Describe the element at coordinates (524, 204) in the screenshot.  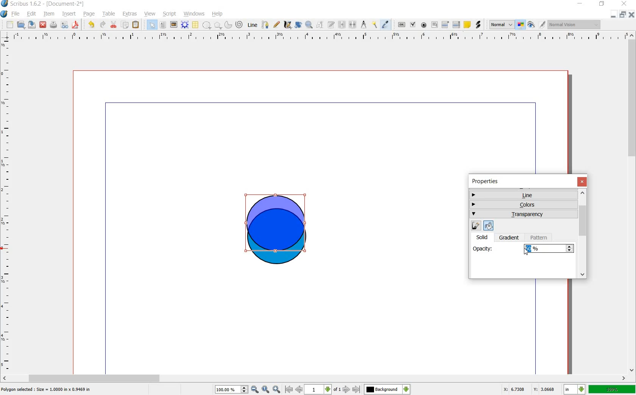
I see `colors` at that location.